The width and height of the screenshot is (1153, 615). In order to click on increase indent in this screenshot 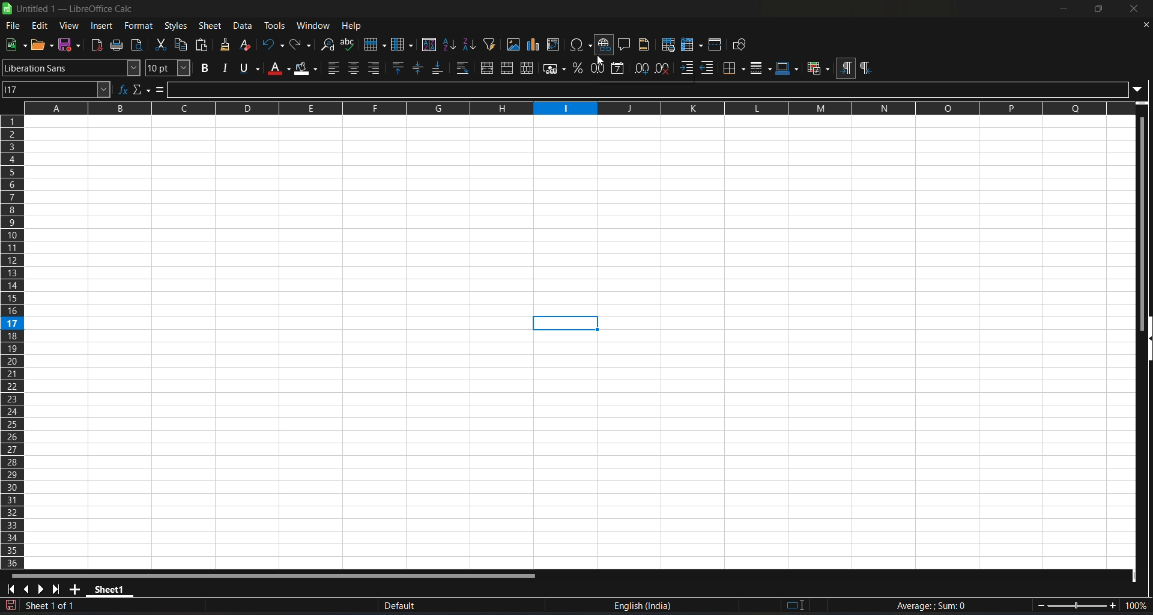, I will do `click(687, 69)`.